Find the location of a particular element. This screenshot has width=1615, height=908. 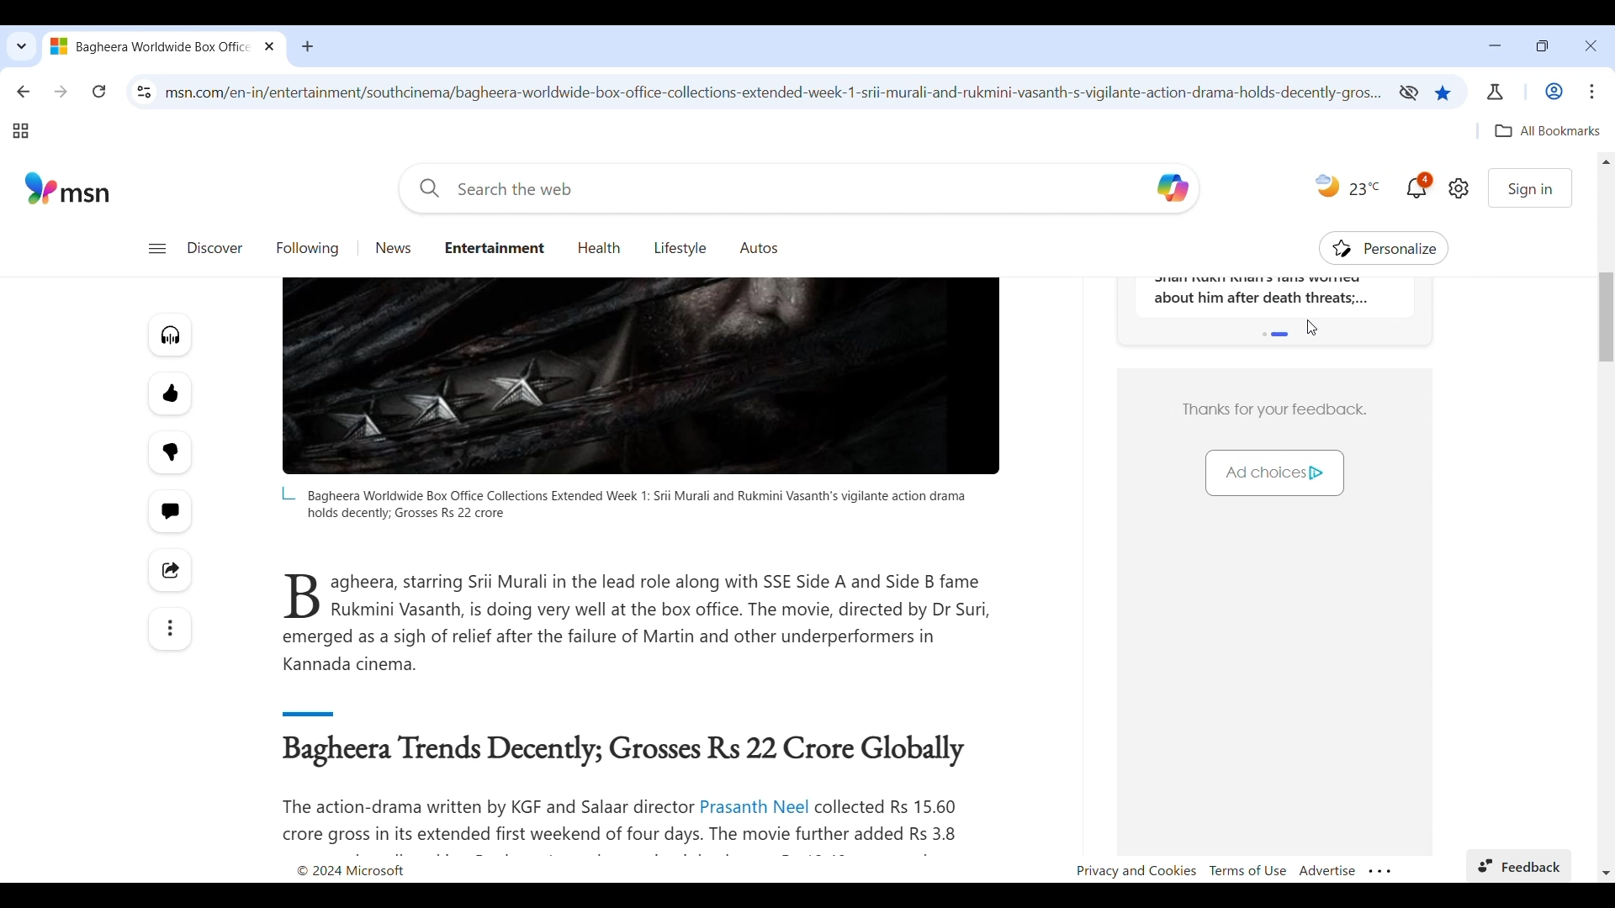

More like this article is located at coordinates (170, 393).